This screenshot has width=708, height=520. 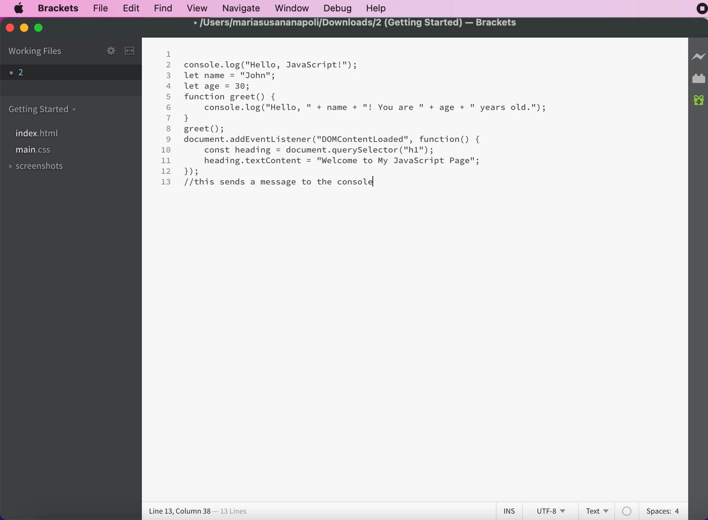 I want to click on 2, so click(x=169, y=65).